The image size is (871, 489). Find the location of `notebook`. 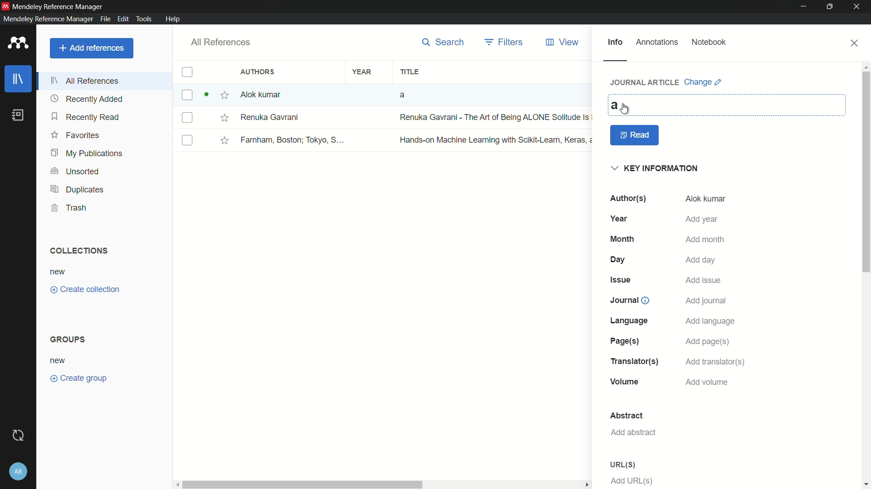

notebook is located at coordinates (709, 43).